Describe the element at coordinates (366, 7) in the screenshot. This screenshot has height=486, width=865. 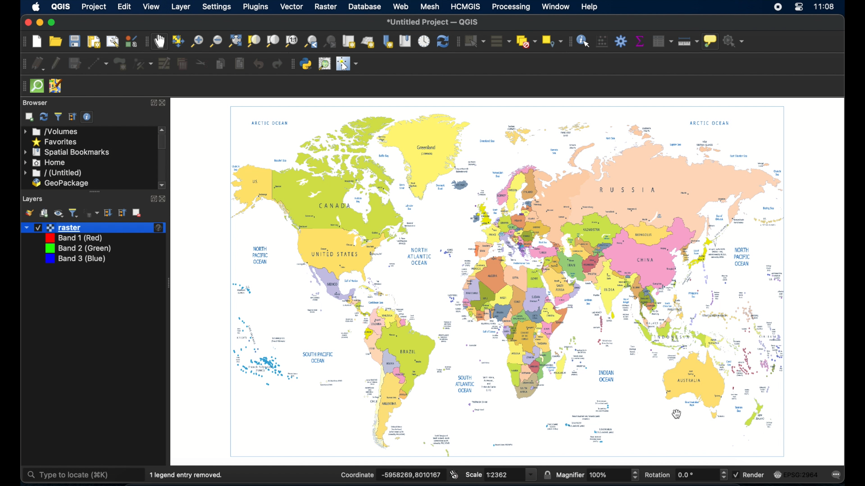
I see `database` at that location.